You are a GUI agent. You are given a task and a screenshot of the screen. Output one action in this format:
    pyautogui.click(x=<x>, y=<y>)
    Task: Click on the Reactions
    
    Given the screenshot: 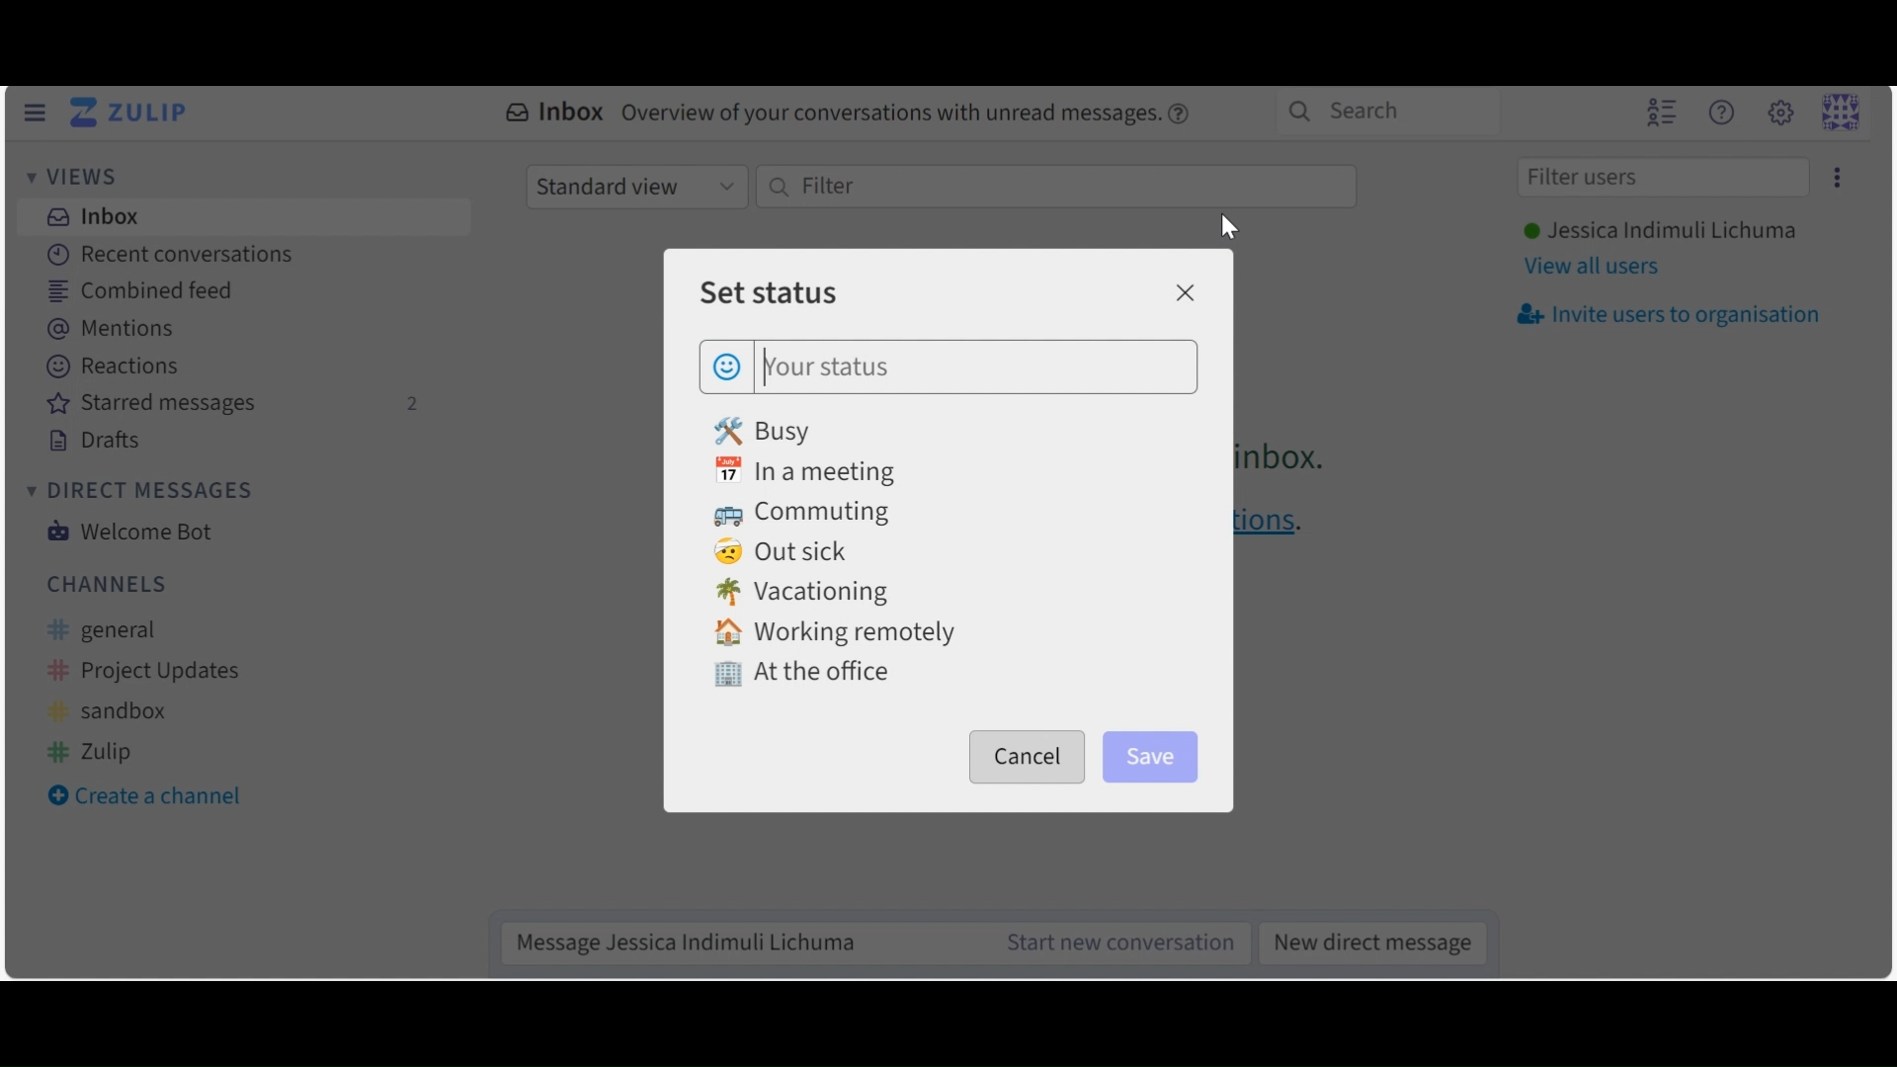 What is the action you would take?
    pyautogui.click(x=117, y=368)
    